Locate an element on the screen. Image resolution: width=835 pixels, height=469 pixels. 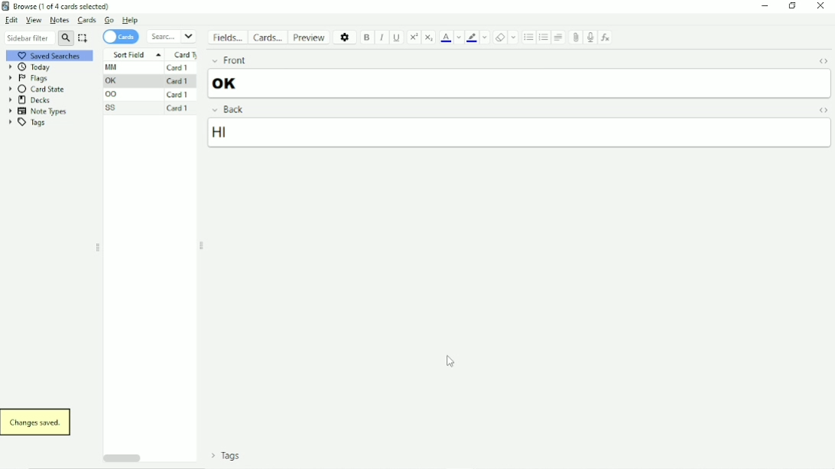
Horizontal scrollbar is located at coordinates (121, 458).